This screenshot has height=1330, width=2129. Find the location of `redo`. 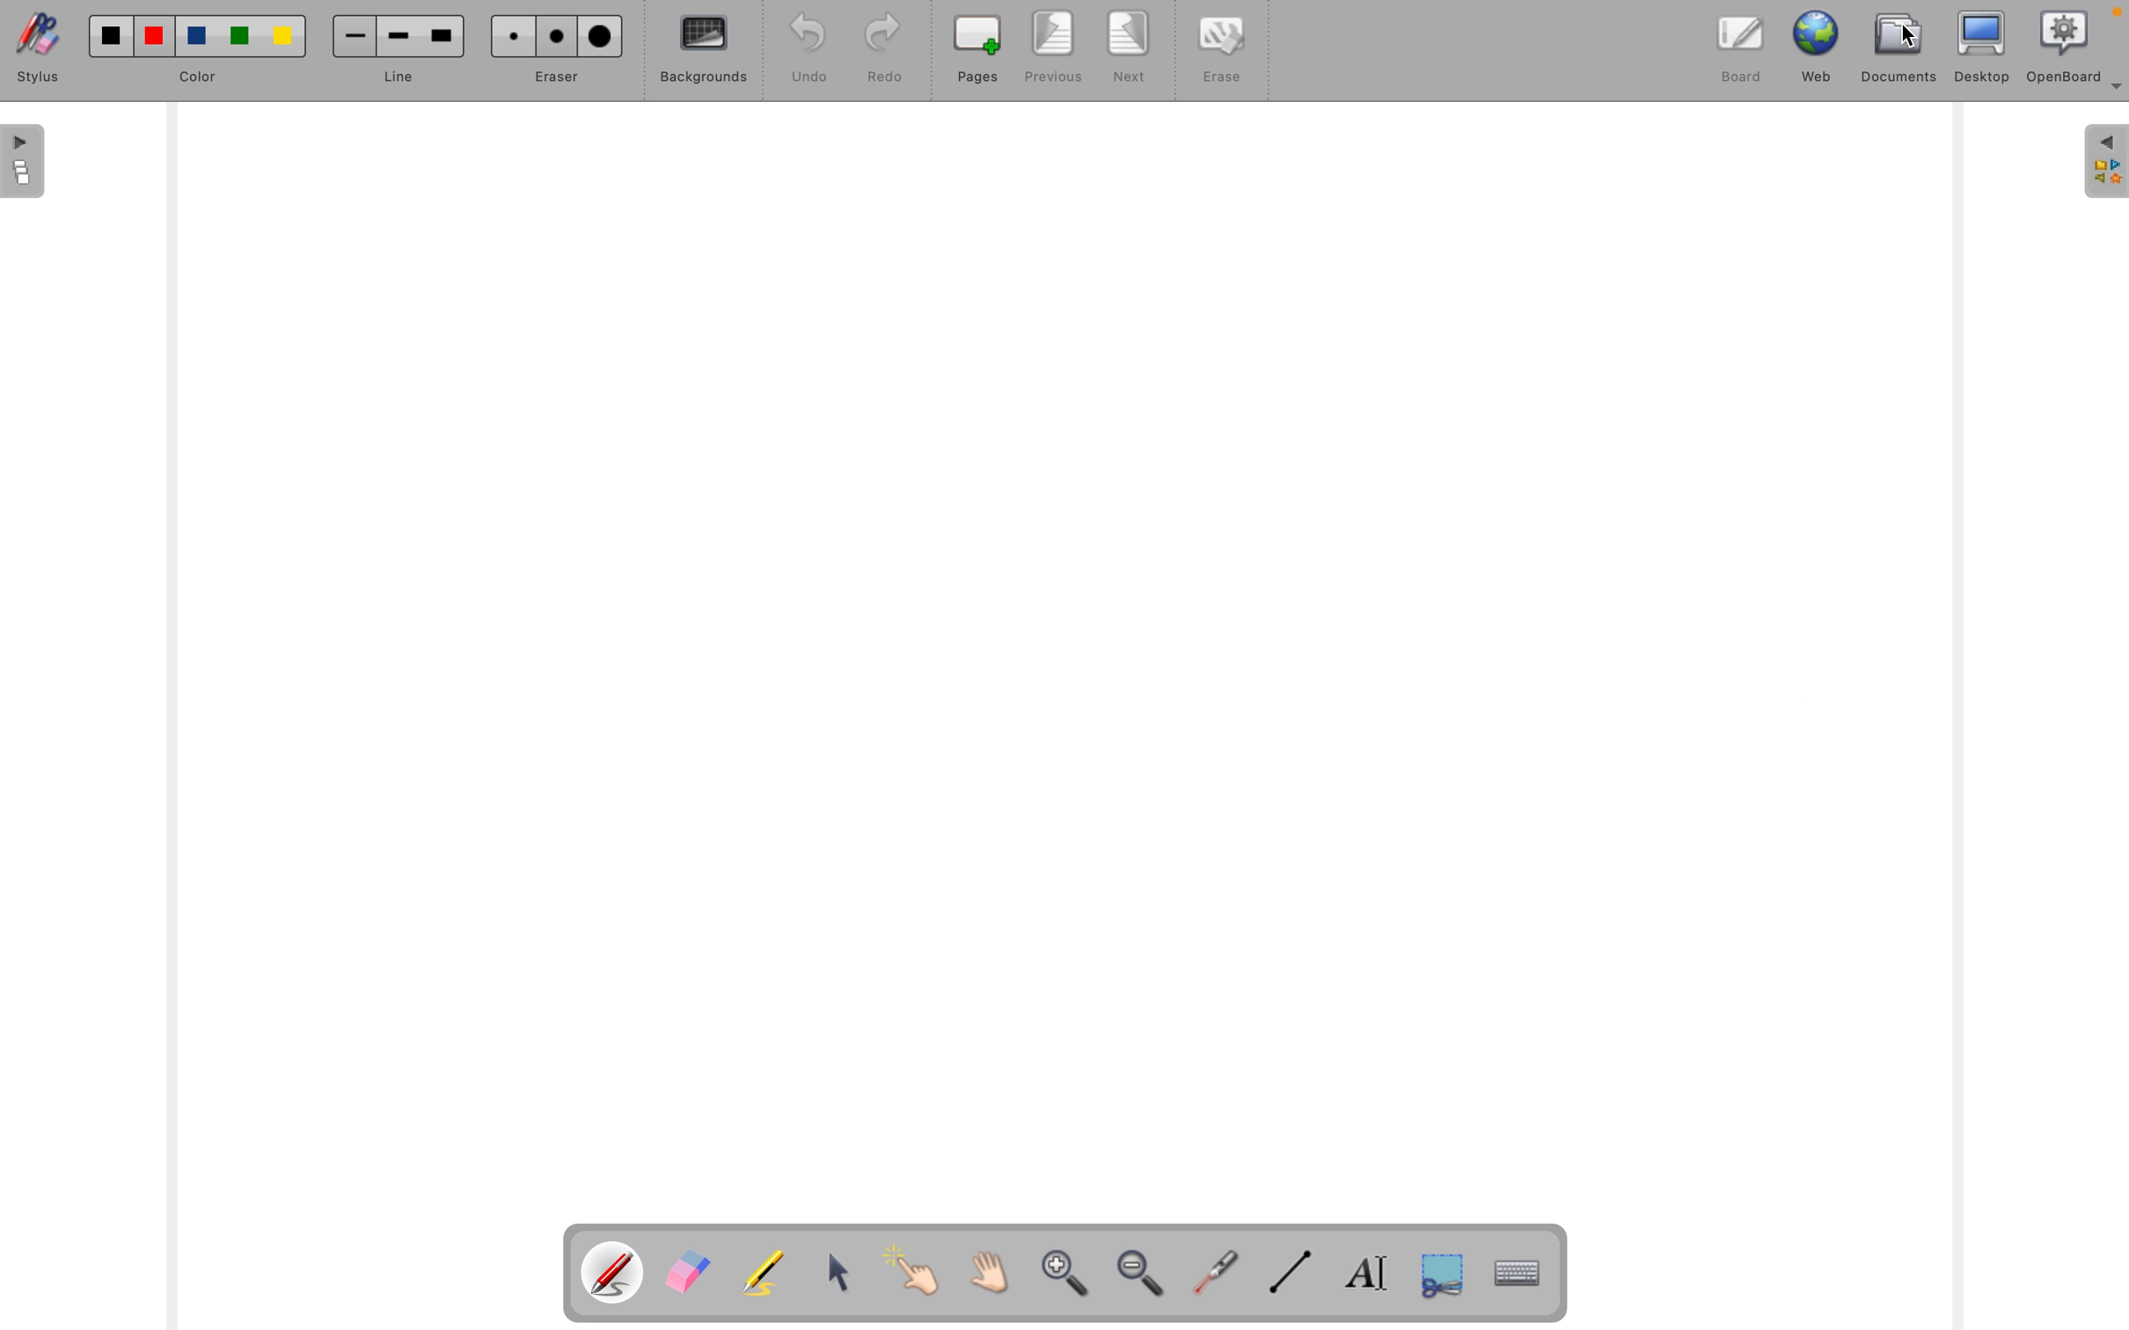

redo is located at coordinates (883, 51).